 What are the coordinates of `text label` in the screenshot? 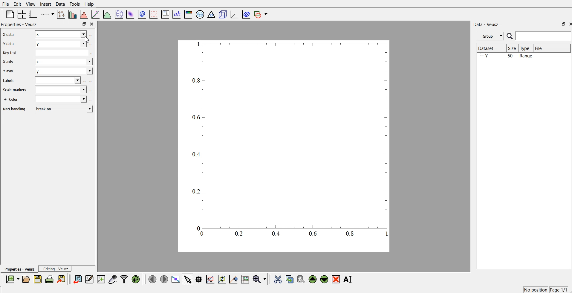 It's located at (177, 14).